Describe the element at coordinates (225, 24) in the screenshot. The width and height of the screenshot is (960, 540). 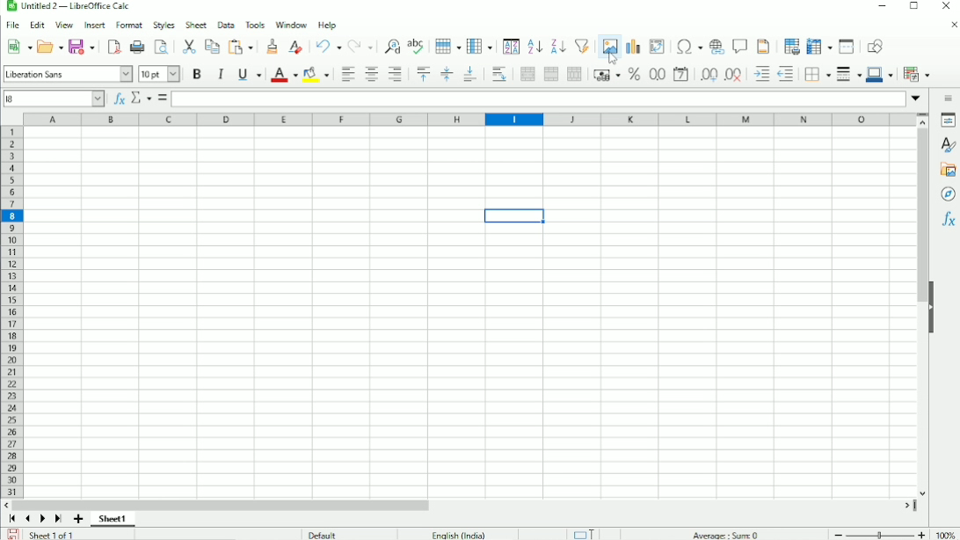
I see `Data` at that location.